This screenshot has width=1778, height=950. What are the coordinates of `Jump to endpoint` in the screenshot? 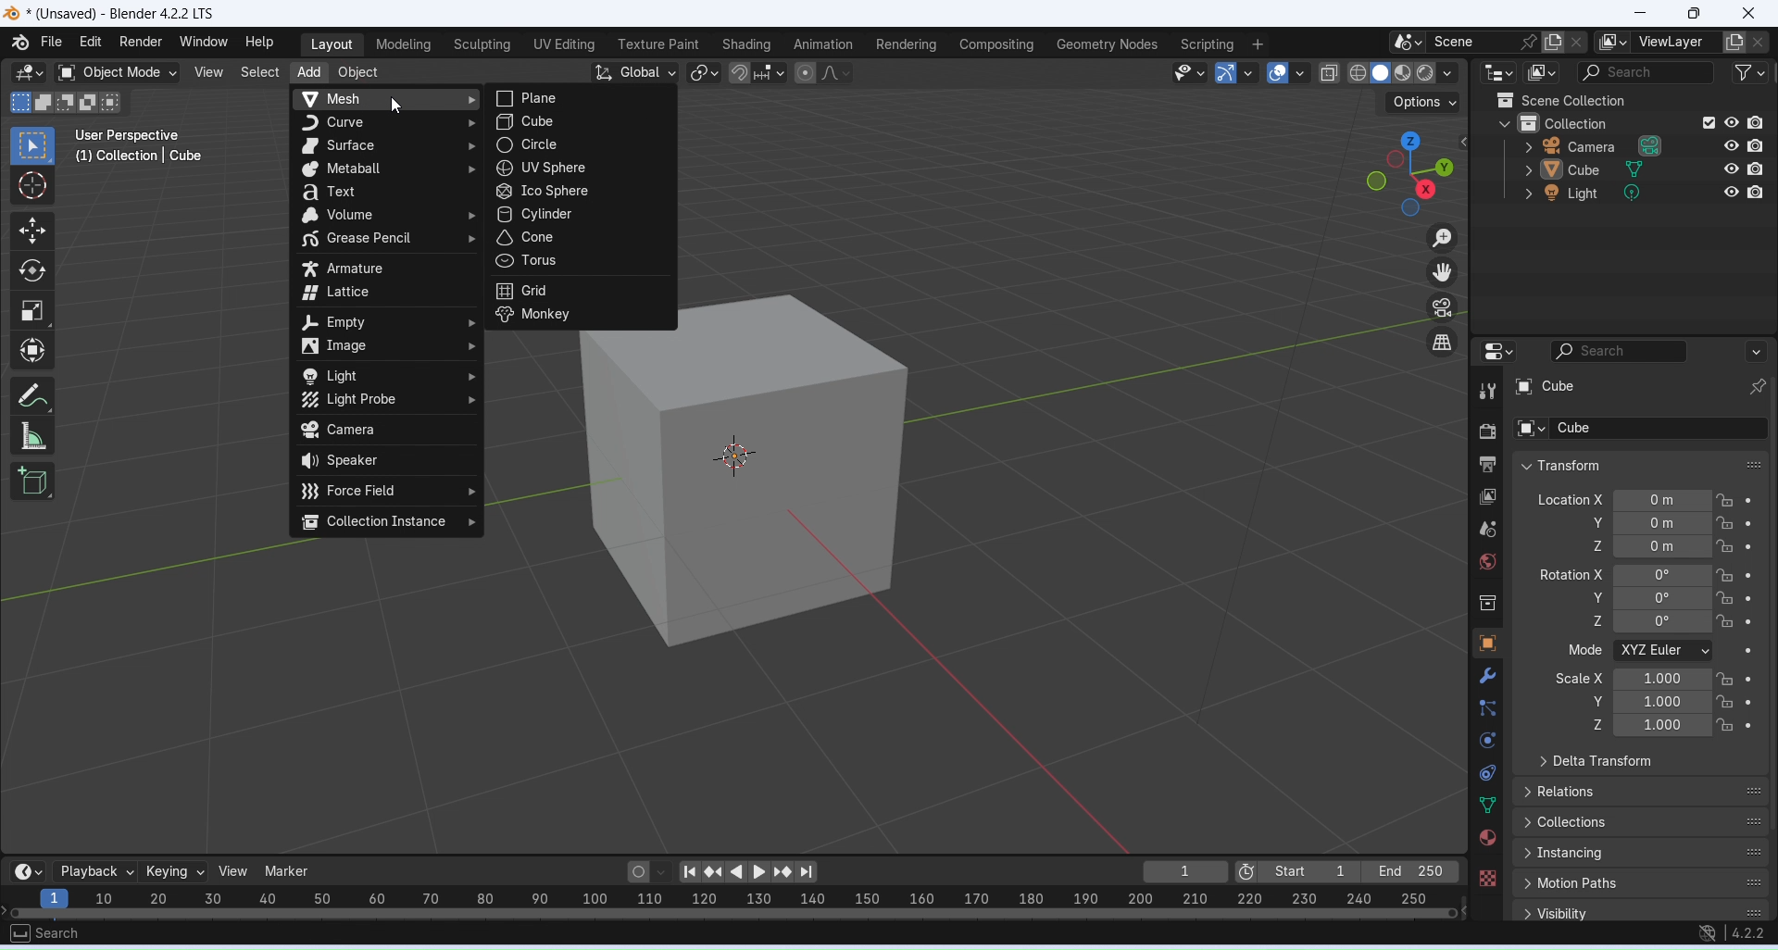 It's located at (686, 870).